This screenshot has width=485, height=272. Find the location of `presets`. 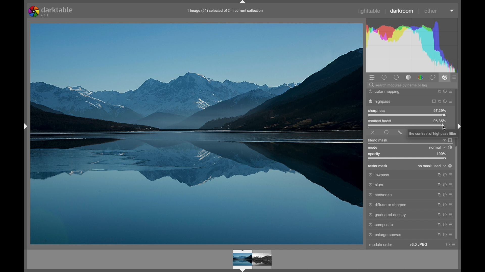

presets is located at coordinates (454, 78).